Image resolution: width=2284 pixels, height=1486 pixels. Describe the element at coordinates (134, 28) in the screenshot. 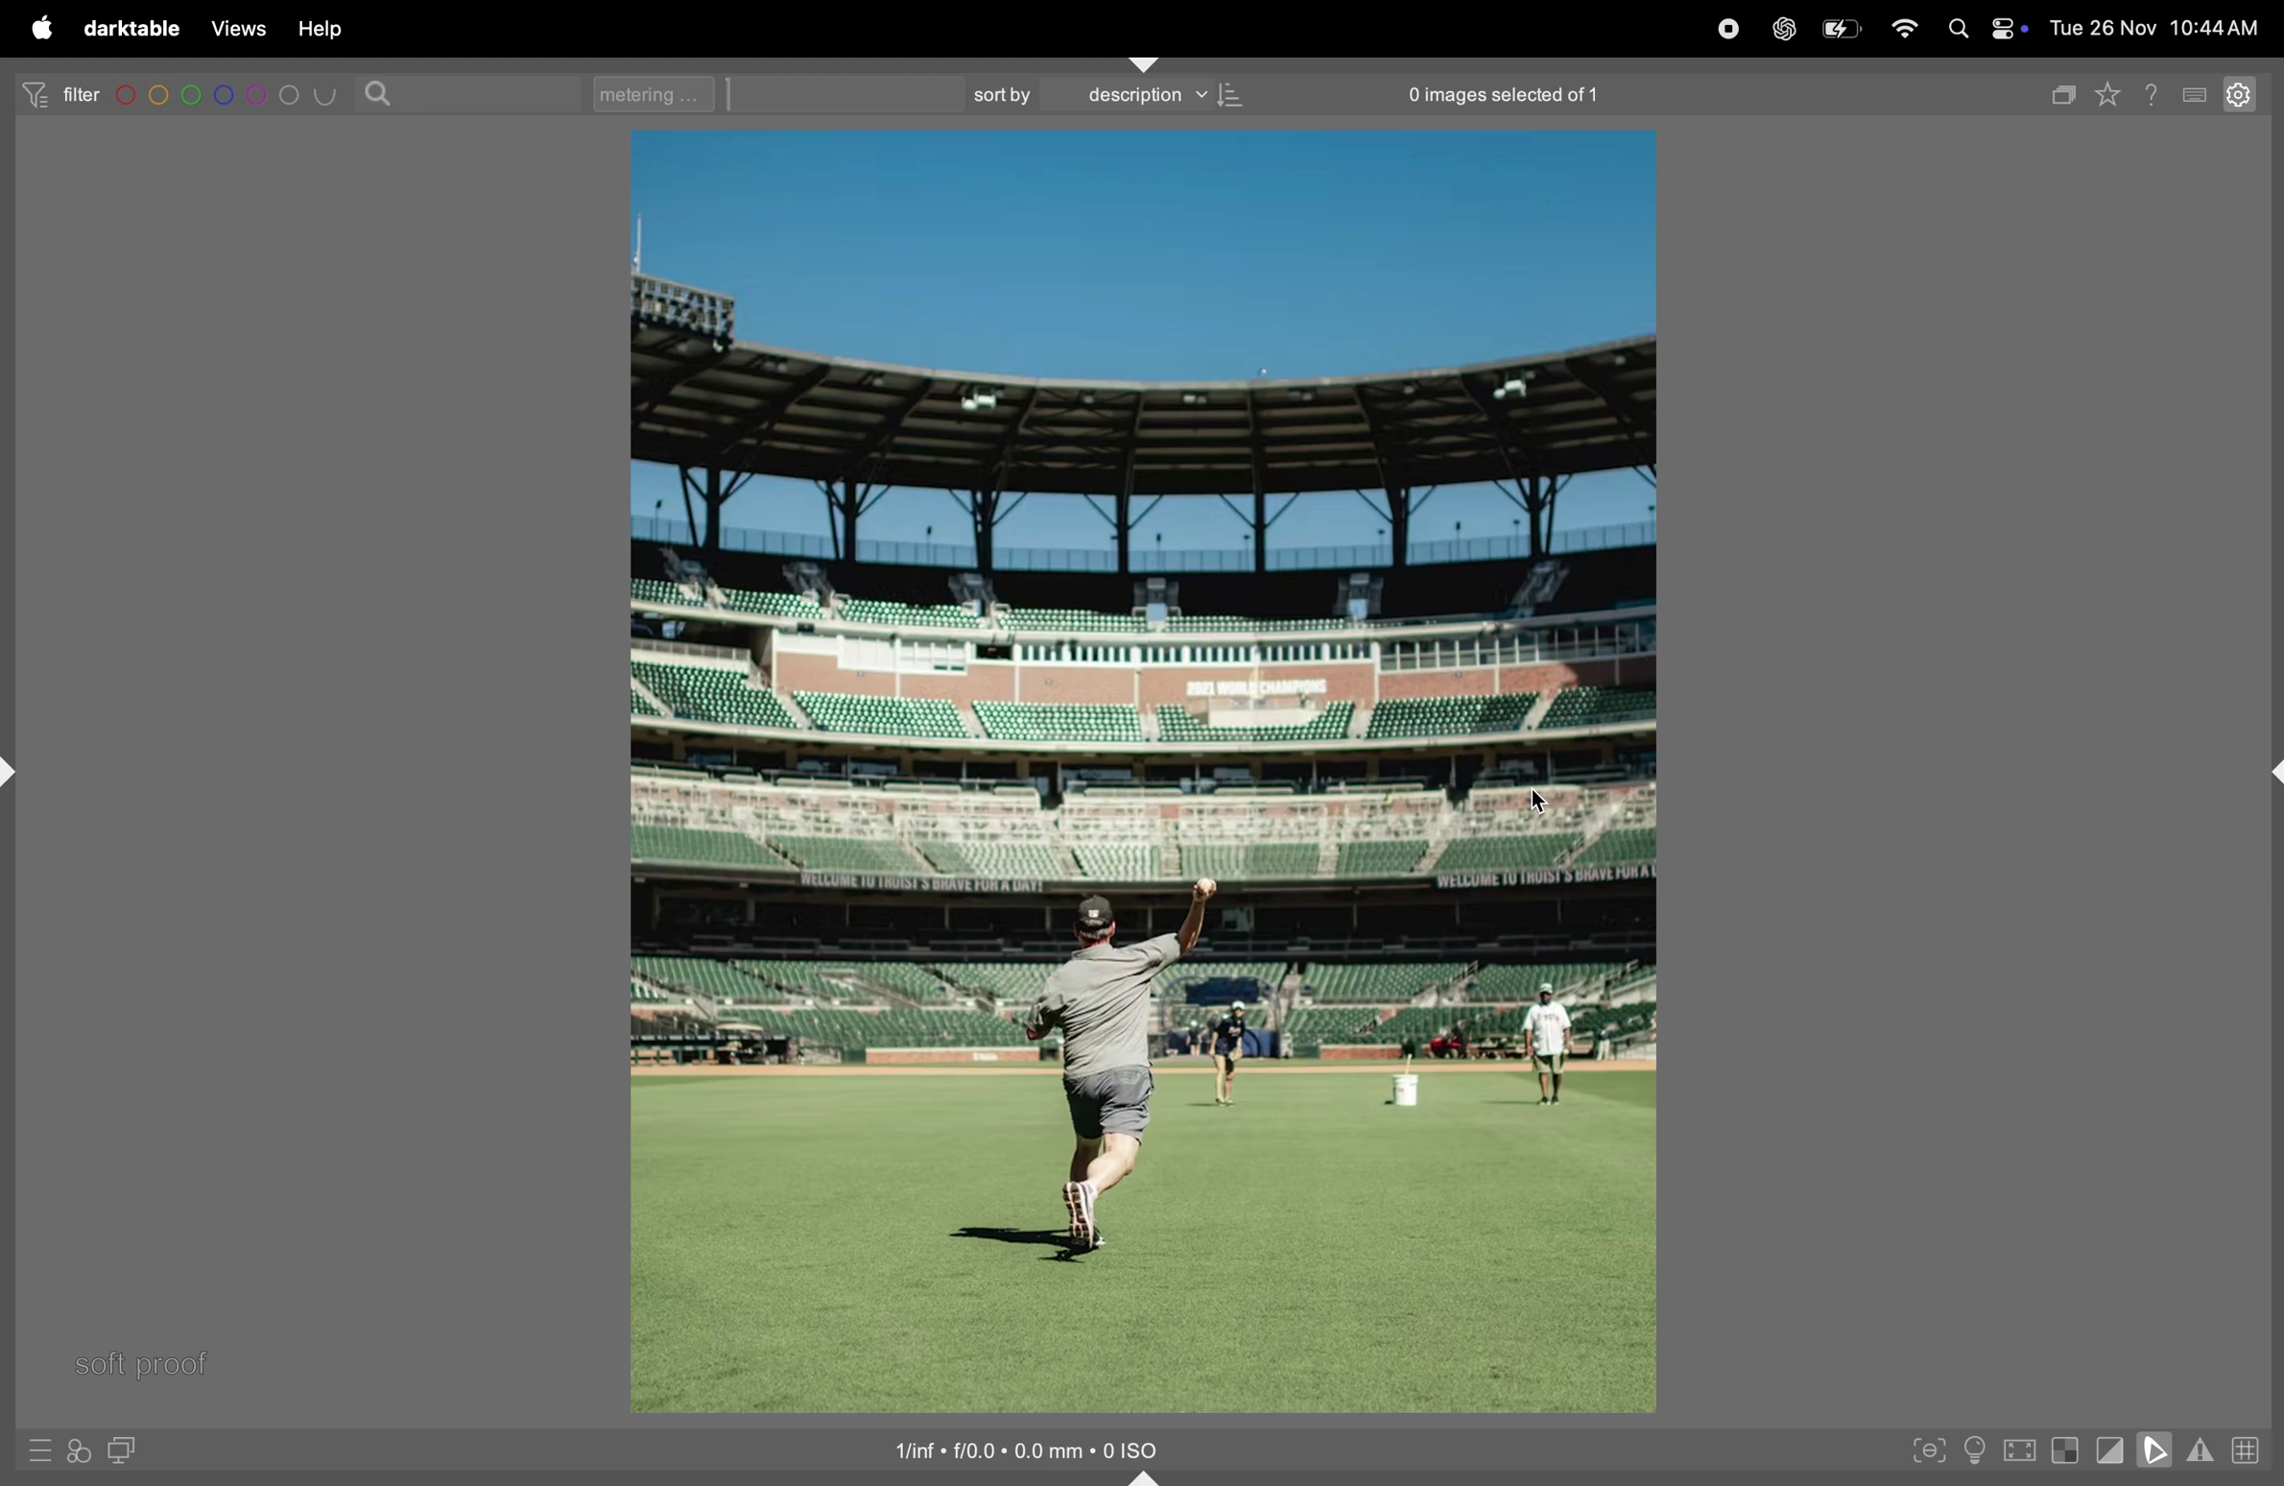

I see `darrktable` at that location.